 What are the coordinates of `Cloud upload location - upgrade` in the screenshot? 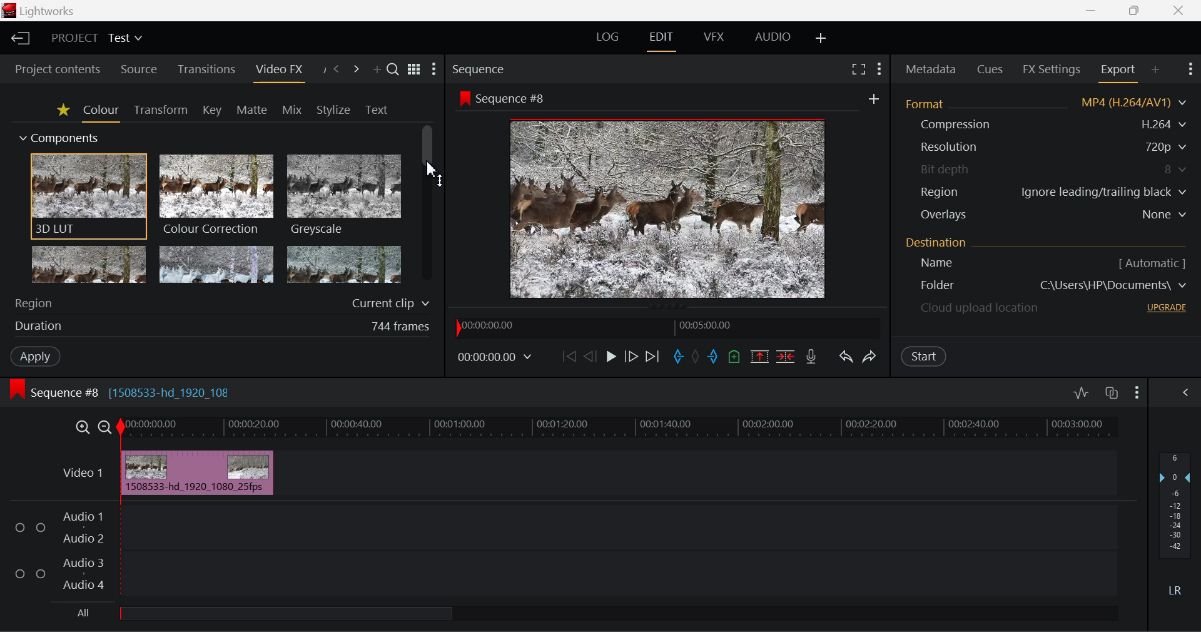 It's located at (980, 310).